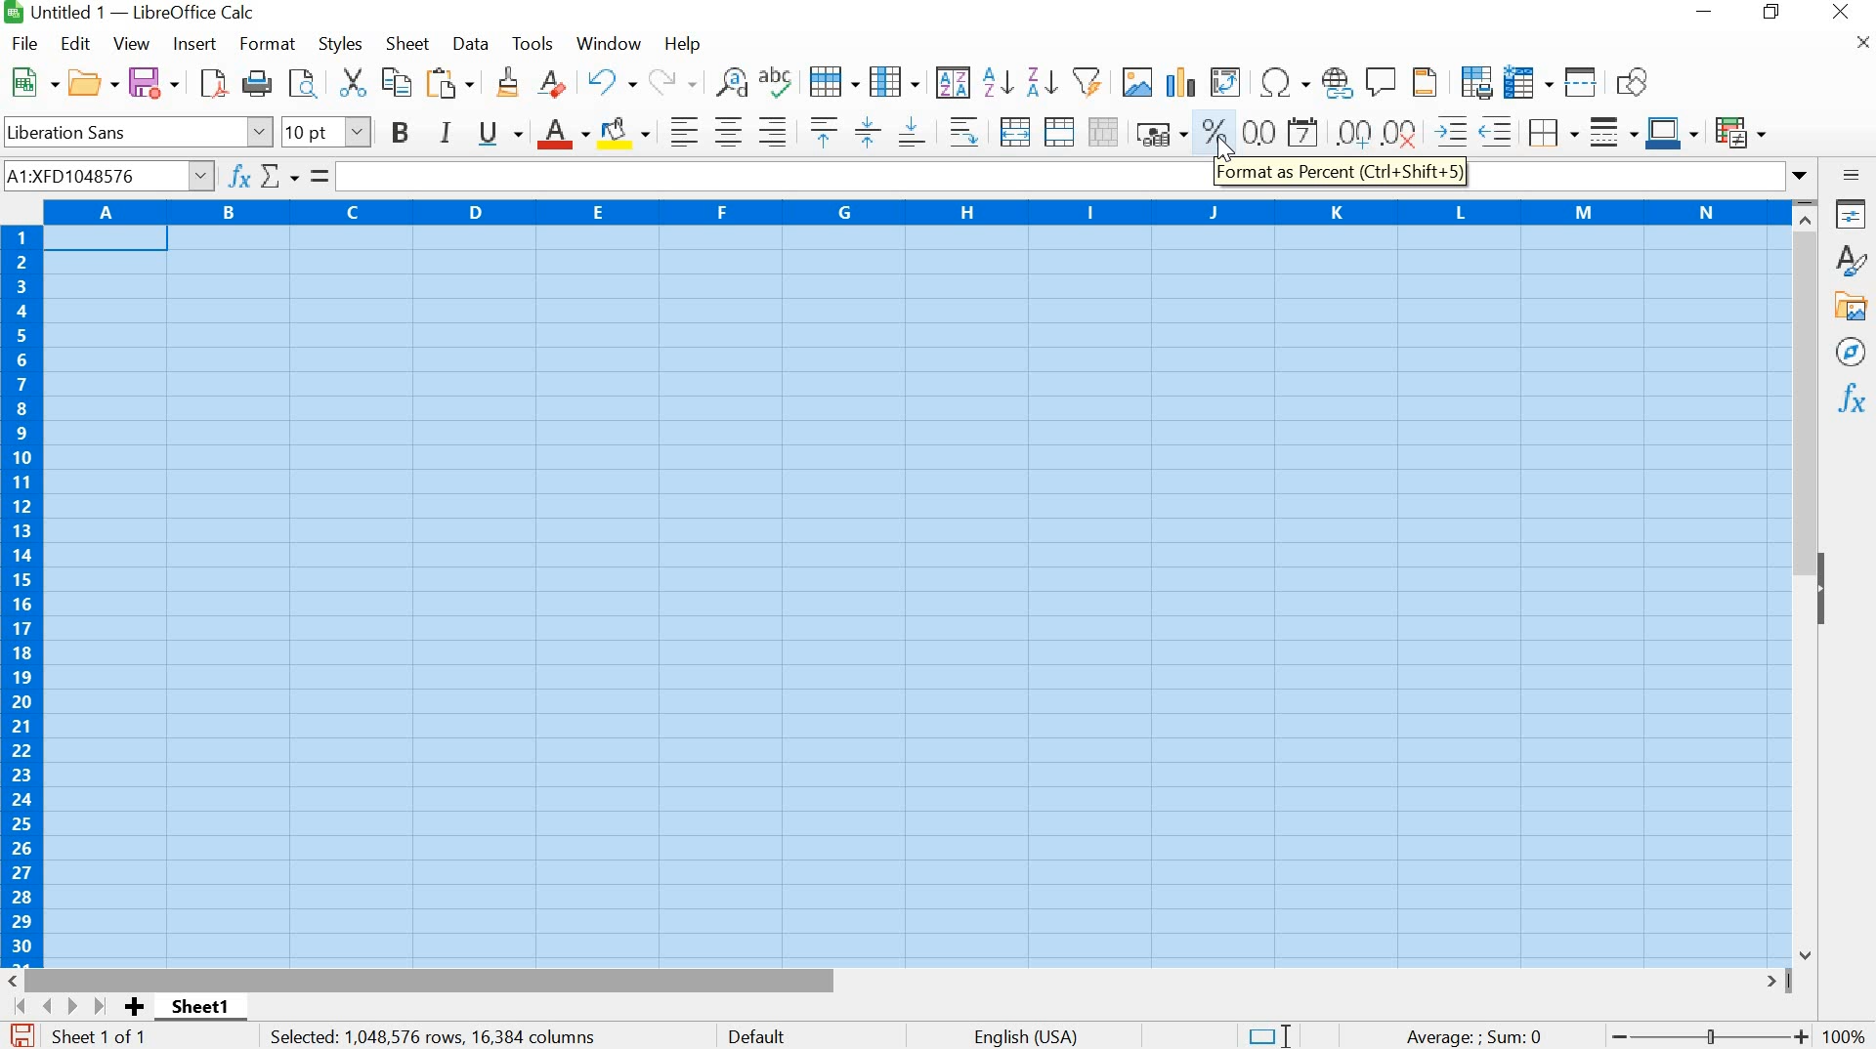  What do you see at coordinates (672, 84) in the screenshot?
I see `Redo` at bounding box center [672, 84].